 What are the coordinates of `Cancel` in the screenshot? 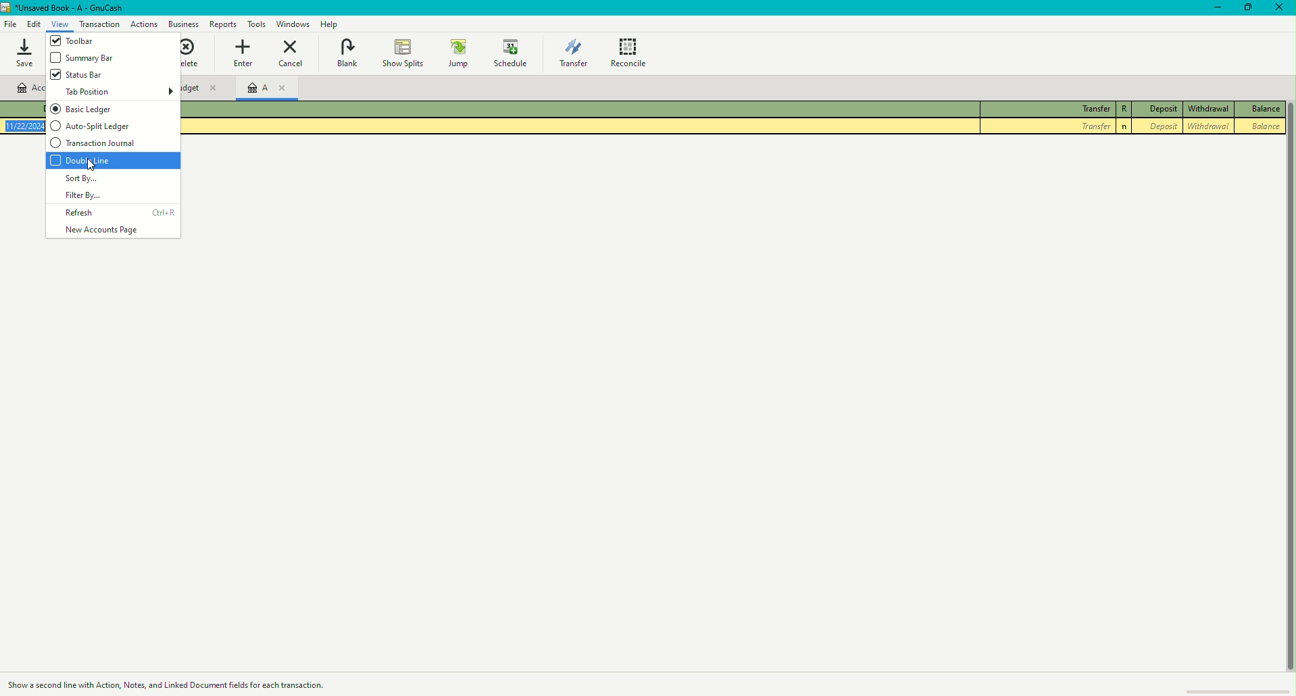 It's located at (289, 53).